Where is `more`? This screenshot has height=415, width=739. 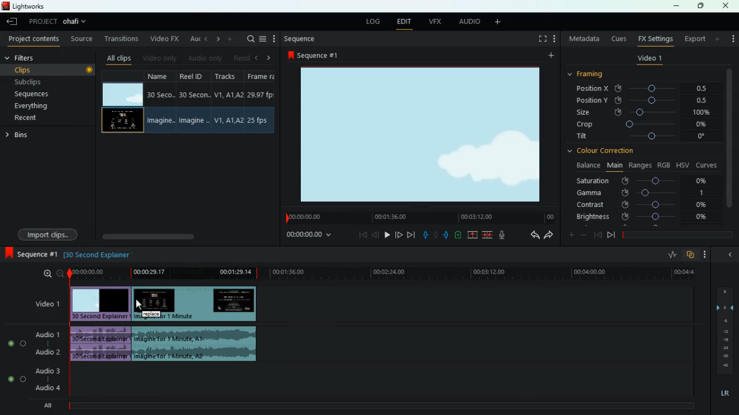 more is located at coordinates (231, 39).